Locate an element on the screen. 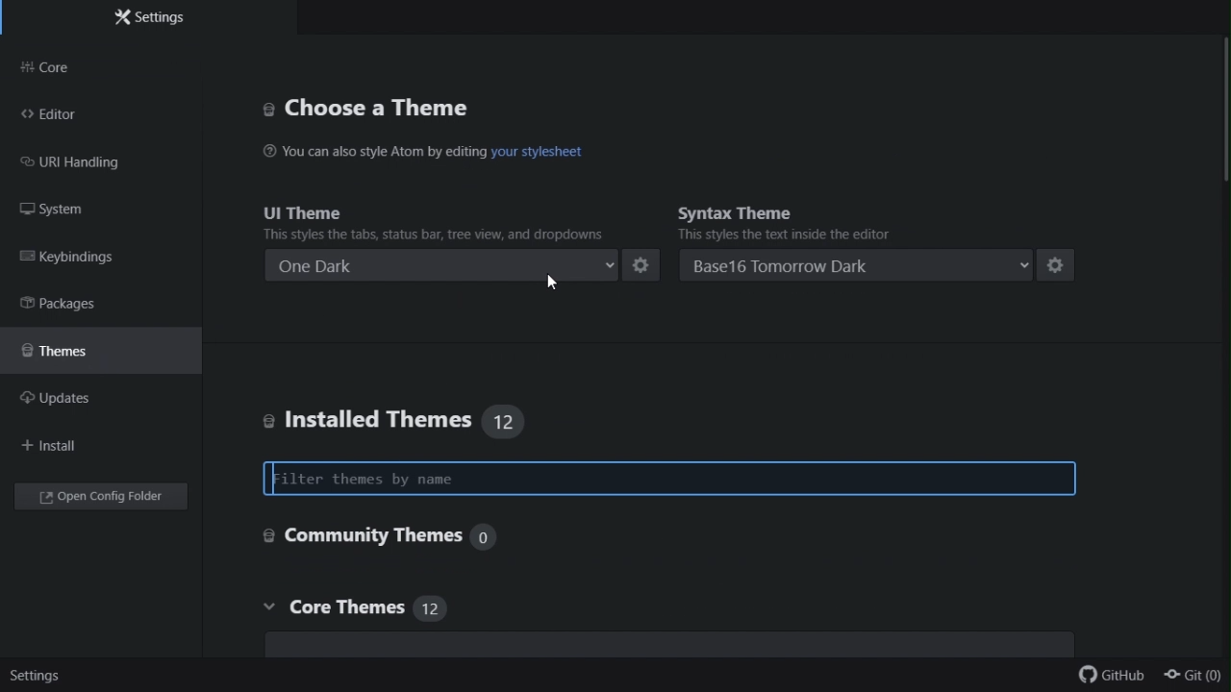  Choose a theme  is located at coordinates (415, 106).